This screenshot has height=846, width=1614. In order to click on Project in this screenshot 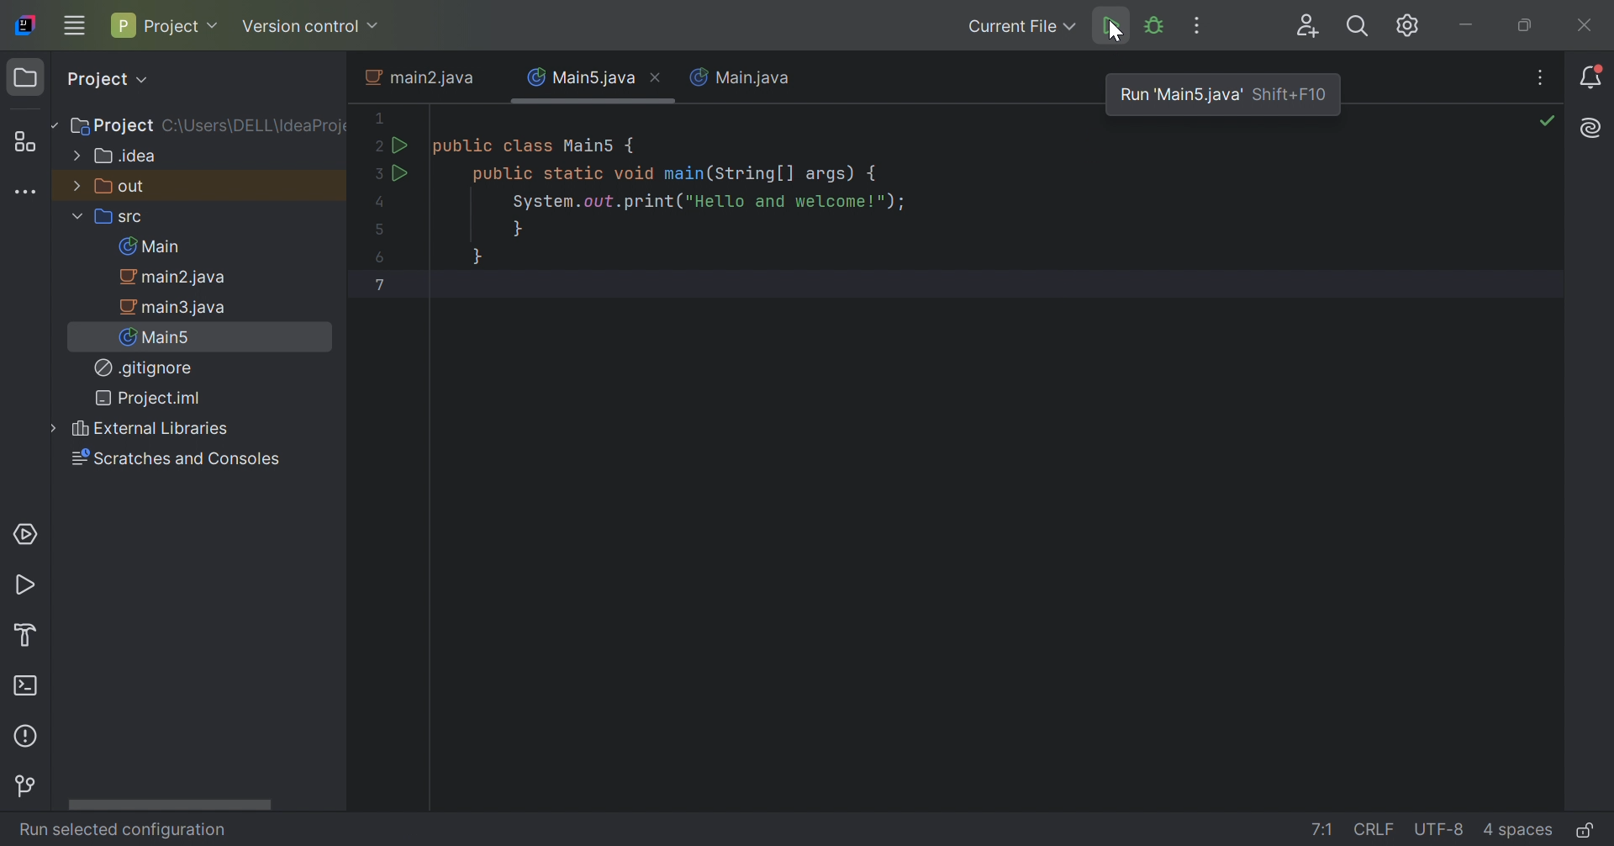, I will do `click(110, 125)`.